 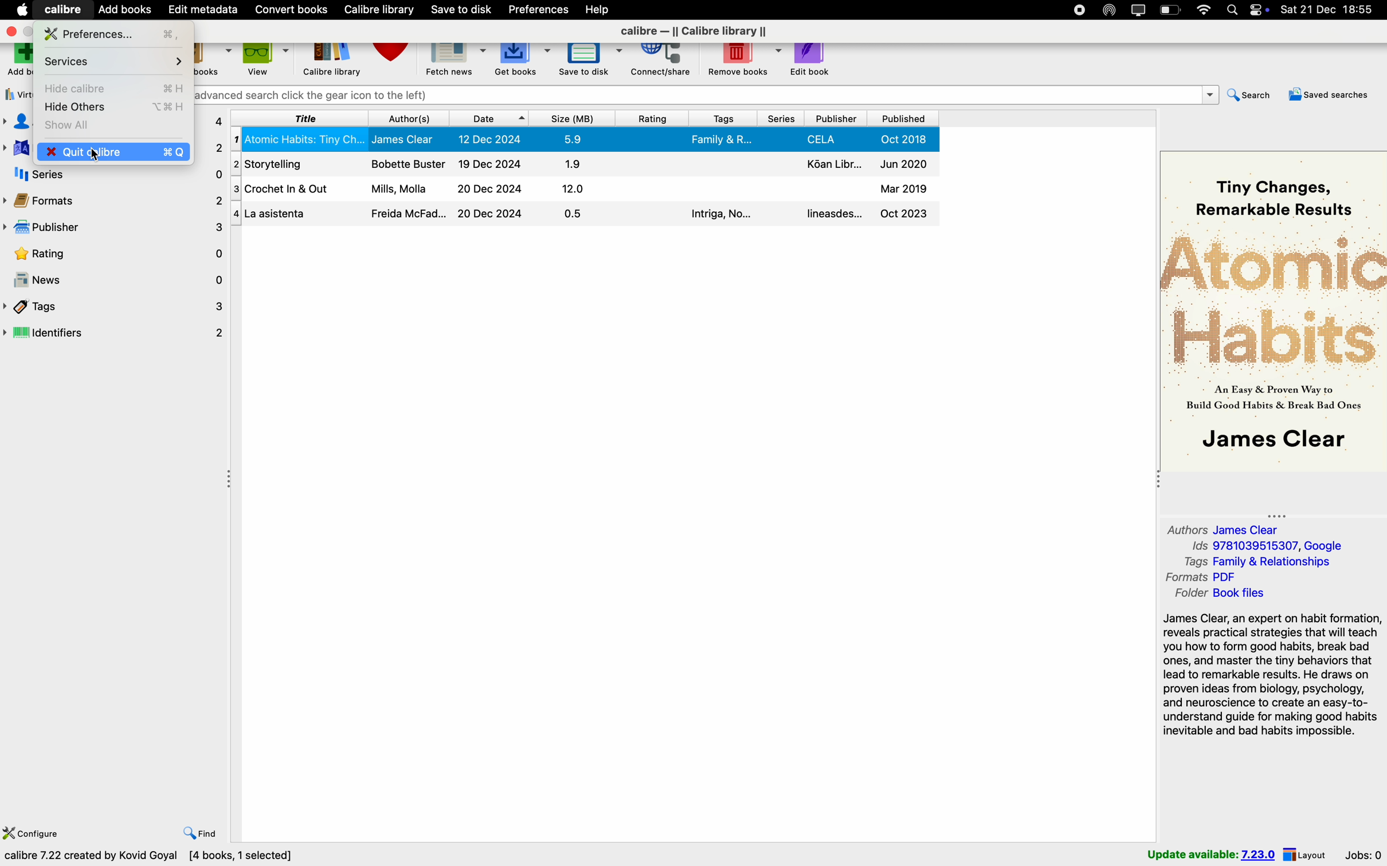 What do you see at coordinates (1245, 97) in the screenshot?
I see `search` at bounding box center [1245, 97].